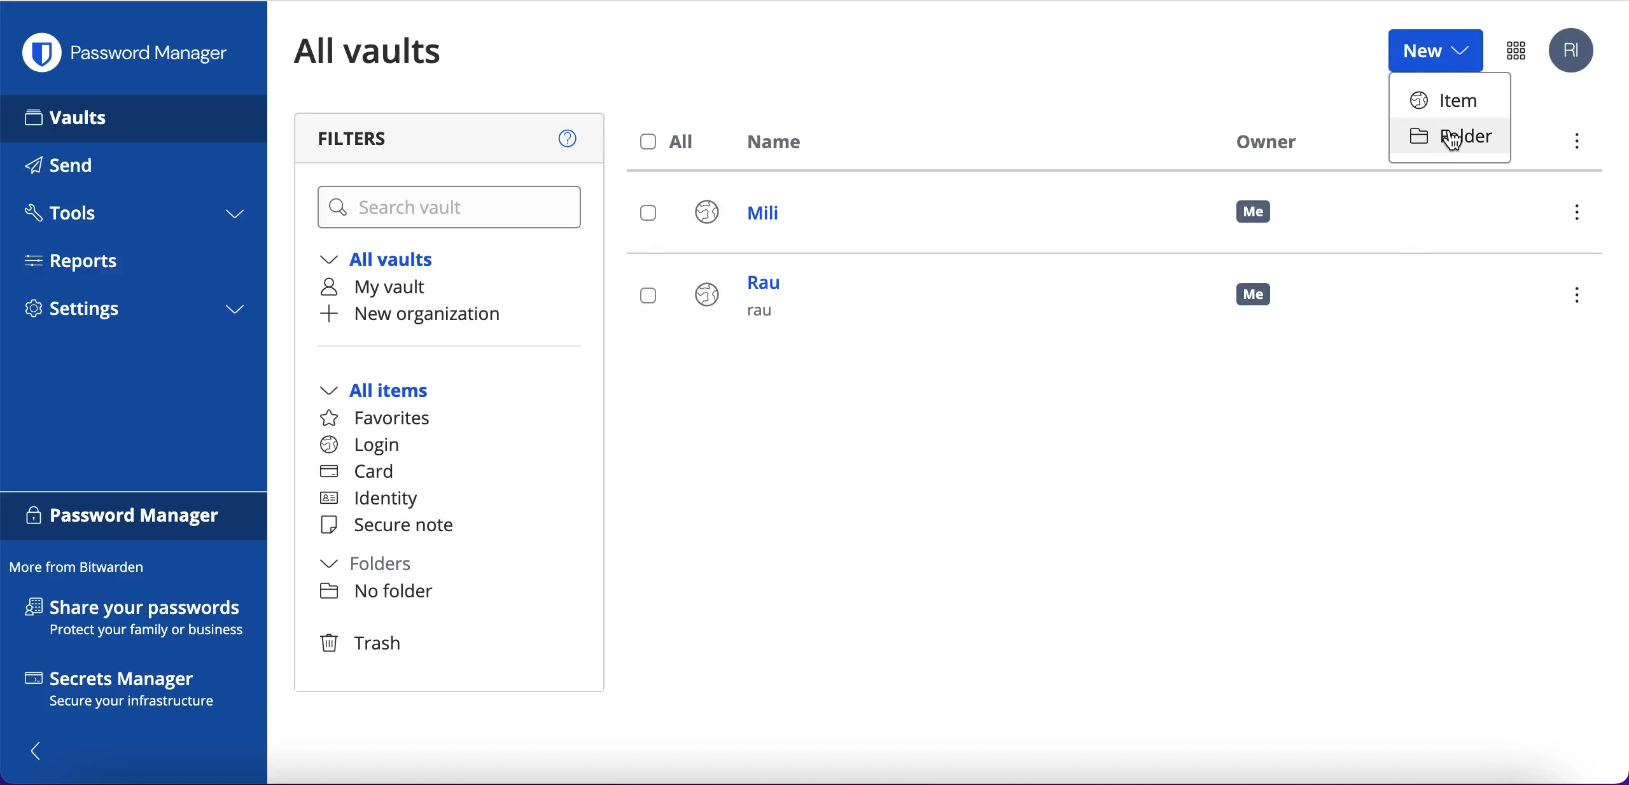 The image size is (1629, 785). I want to click on login, so click(360, 445).